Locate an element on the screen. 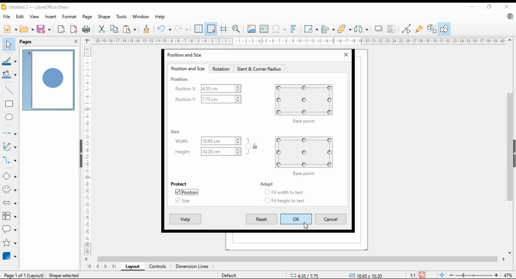 The width and height of the screenshot is (516, 279). layout is located at coordinates (132, 267).